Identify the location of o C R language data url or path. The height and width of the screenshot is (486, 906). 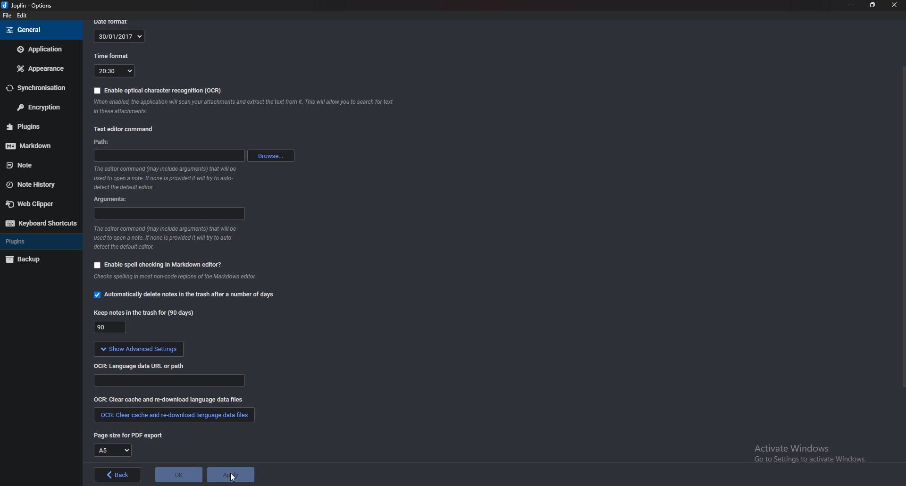
(140, 367).